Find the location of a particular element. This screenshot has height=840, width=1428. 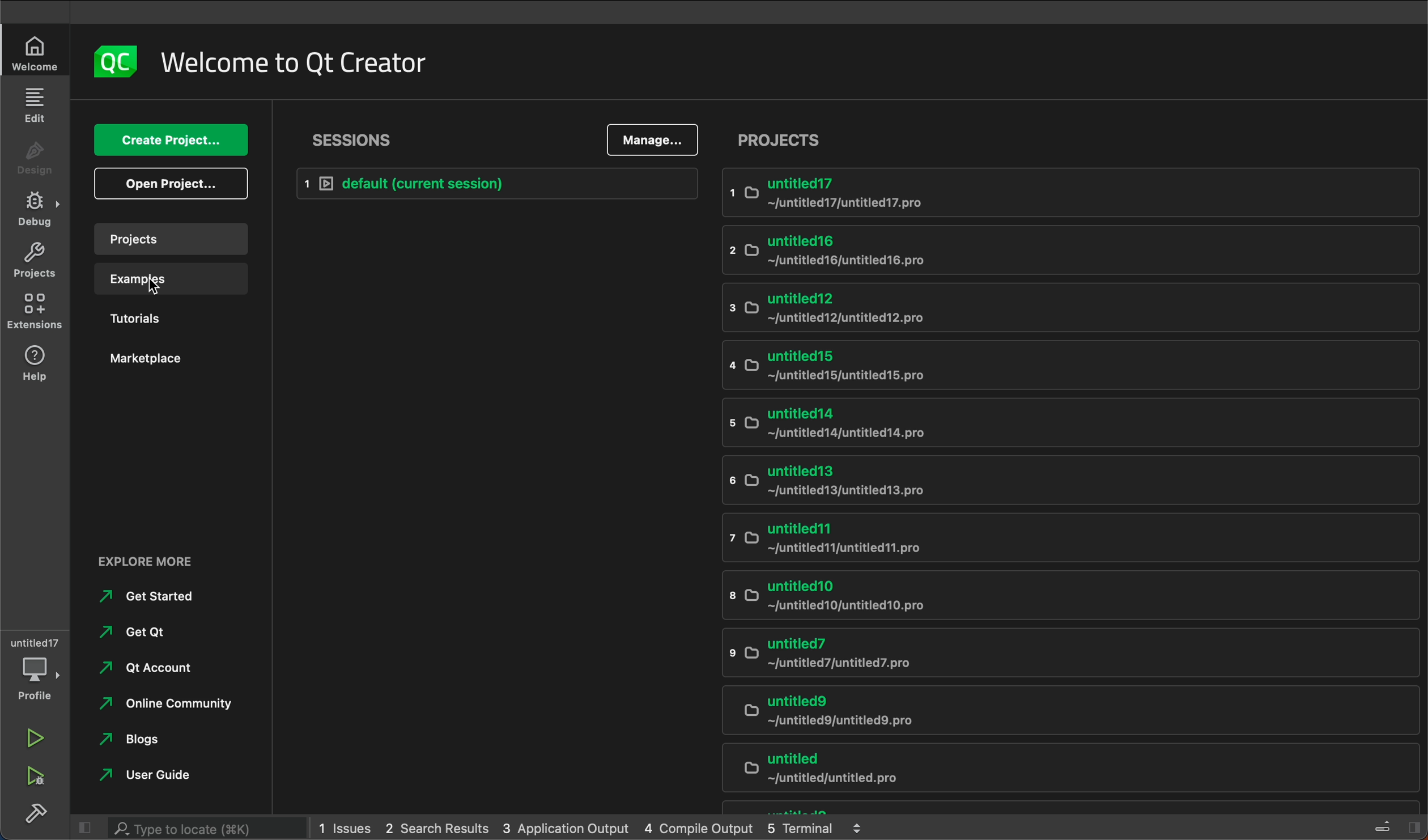

help is located at coordinates (35, 368).